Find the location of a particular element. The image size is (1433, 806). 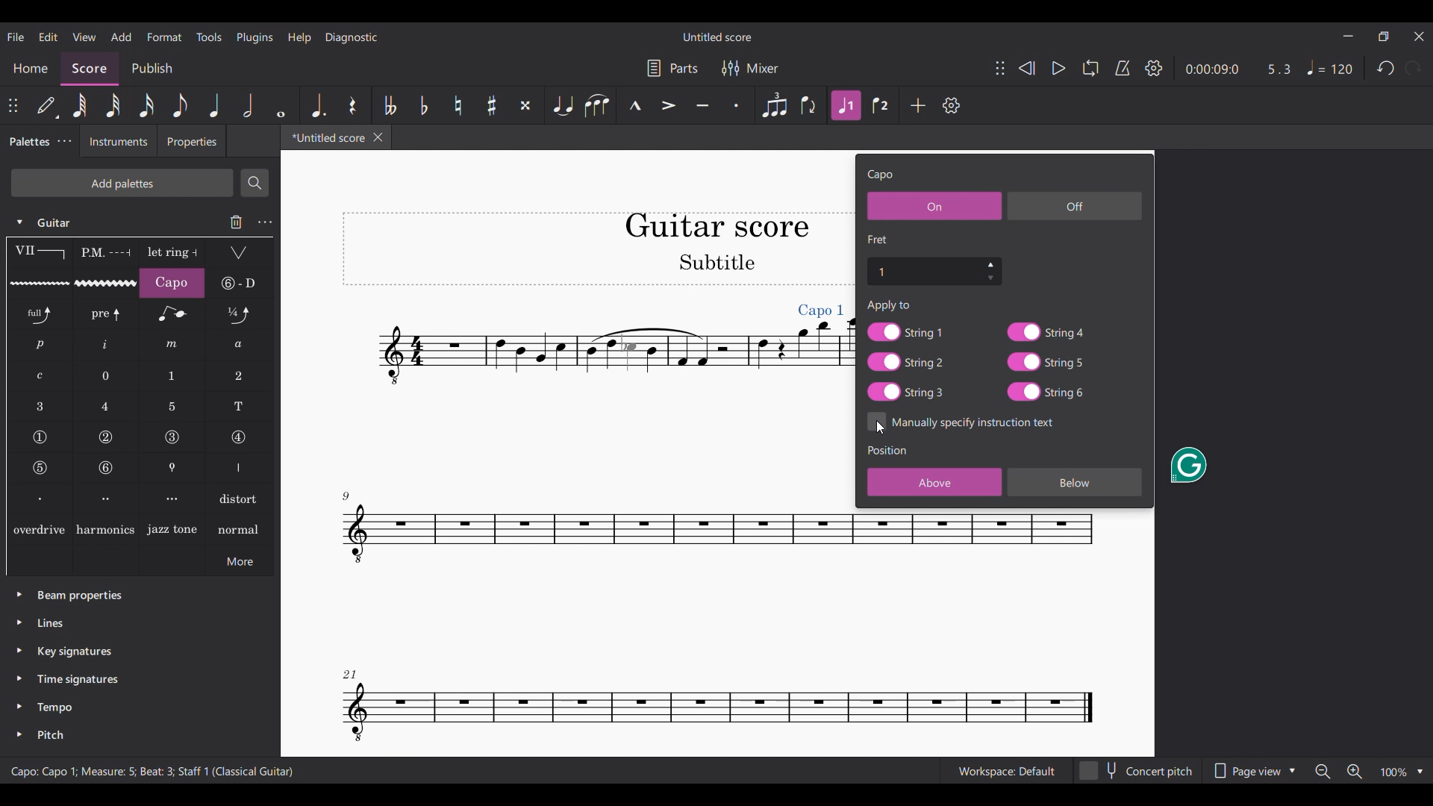

Rewind is located at coordinates (1027, 68).